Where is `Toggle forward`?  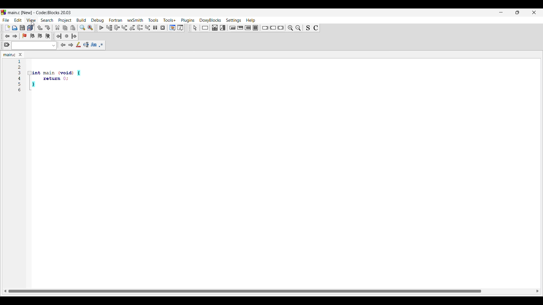
Toggle forward is located at coordinates (15, 36).